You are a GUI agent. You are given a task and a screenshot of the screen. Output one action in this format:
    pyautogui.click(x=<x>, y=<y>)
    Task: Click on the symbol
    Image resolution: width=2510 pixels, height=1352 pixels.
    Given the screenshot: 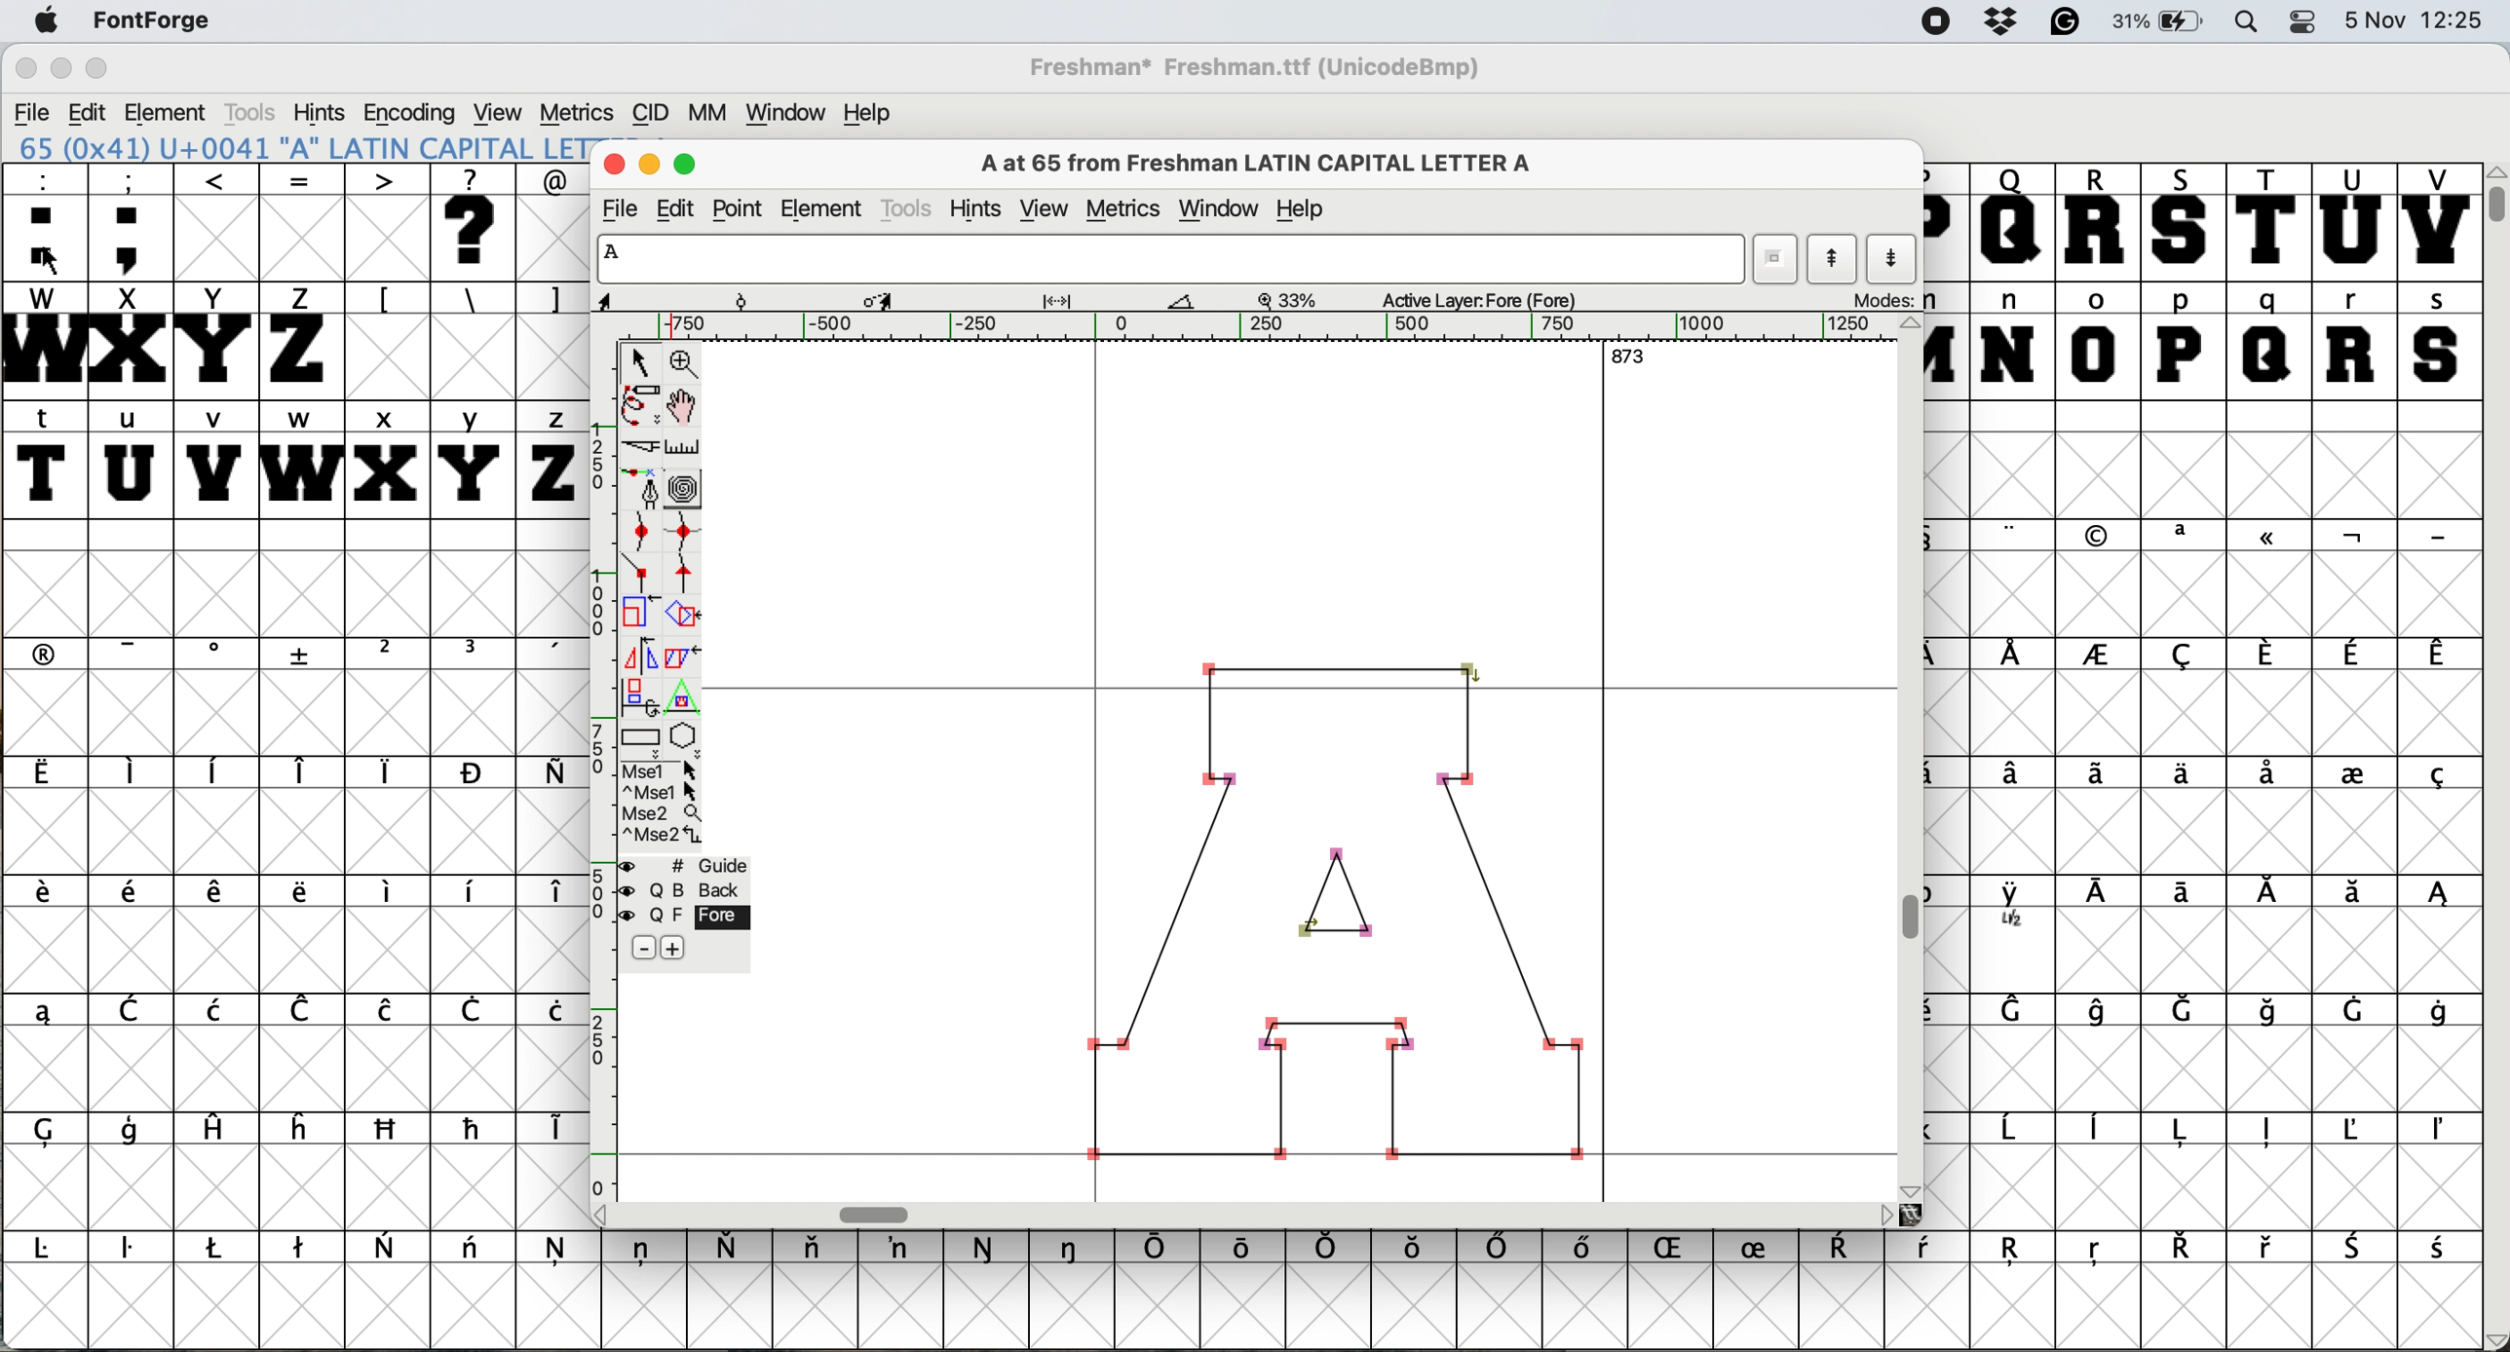 What is the action you would take?
    pyautogui.click(x=904, y=1248)
    